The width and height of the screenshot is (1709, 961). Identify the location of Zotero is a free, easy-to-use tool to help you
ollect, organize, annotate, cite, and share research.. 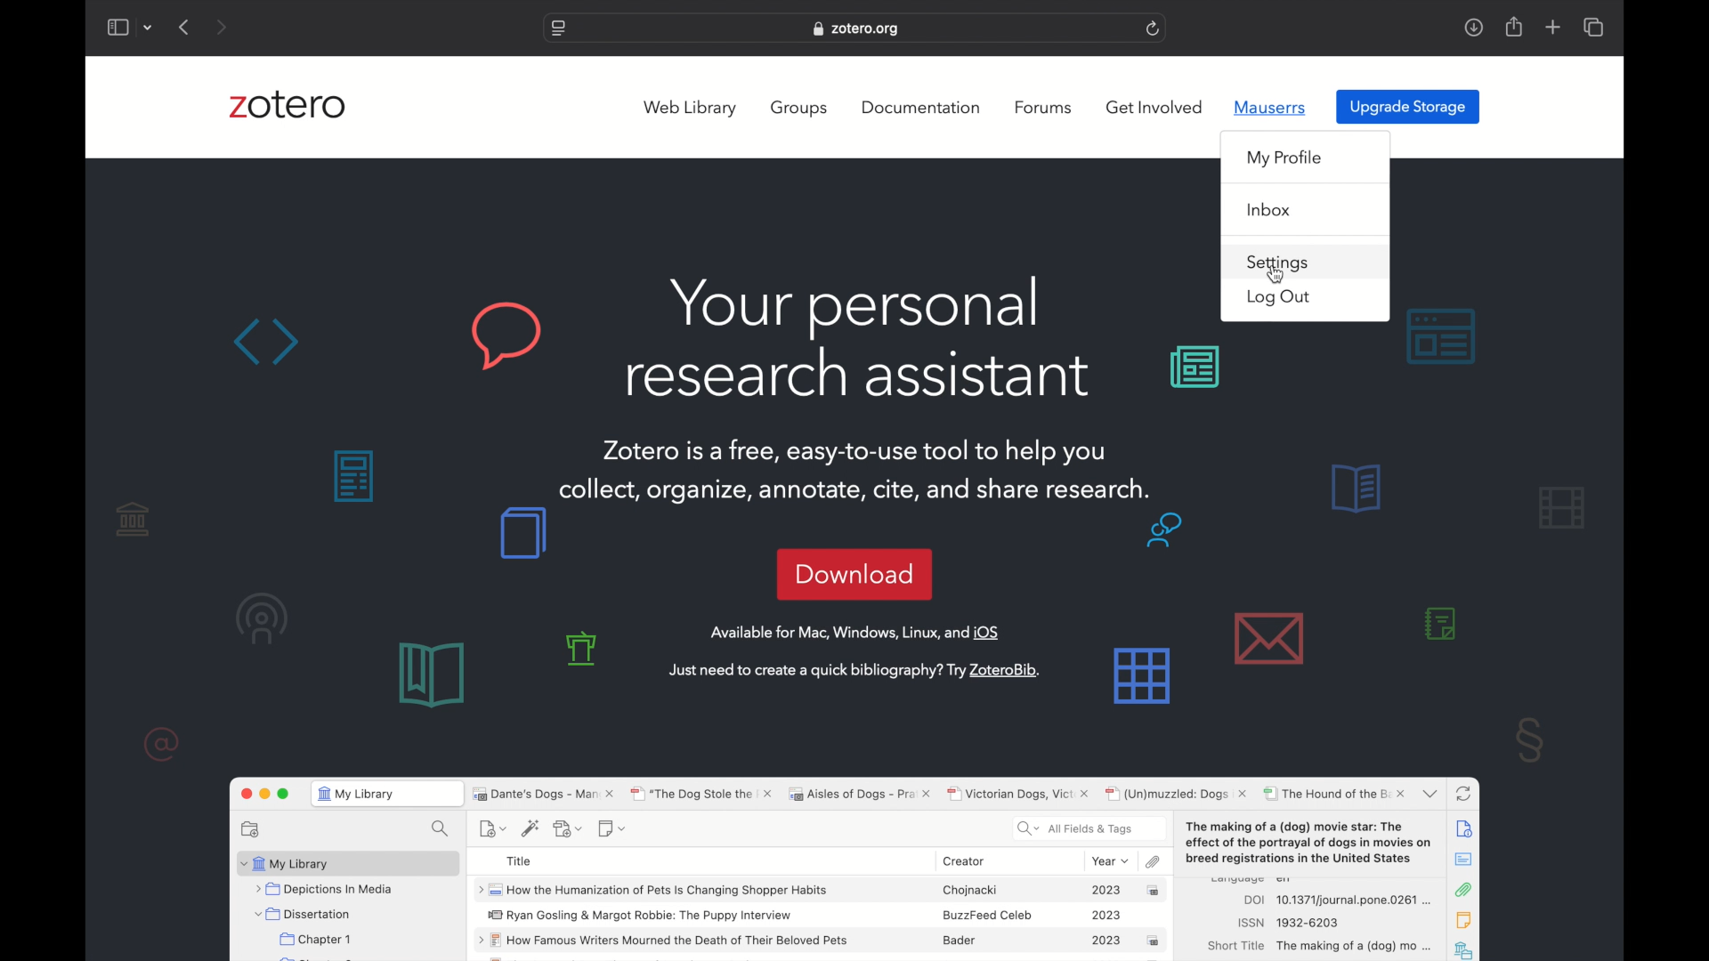
(856, 461).